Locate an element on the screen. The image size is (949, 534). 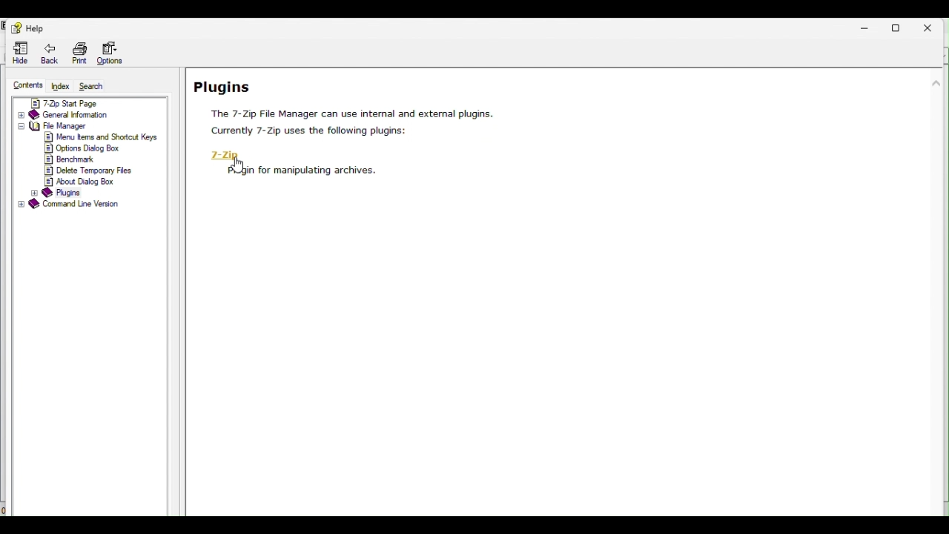
File Manager content is located at coordinates (63, 126).